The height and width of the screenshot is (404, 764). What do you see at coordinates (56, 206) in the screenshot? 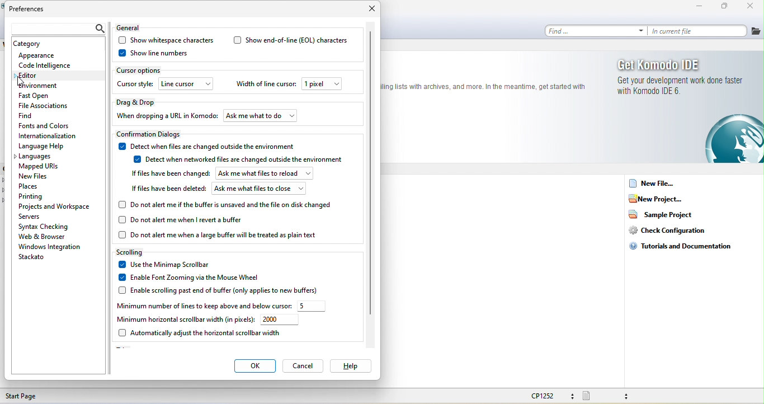
I see `projects and workspace` at bounding box center [56, 206].